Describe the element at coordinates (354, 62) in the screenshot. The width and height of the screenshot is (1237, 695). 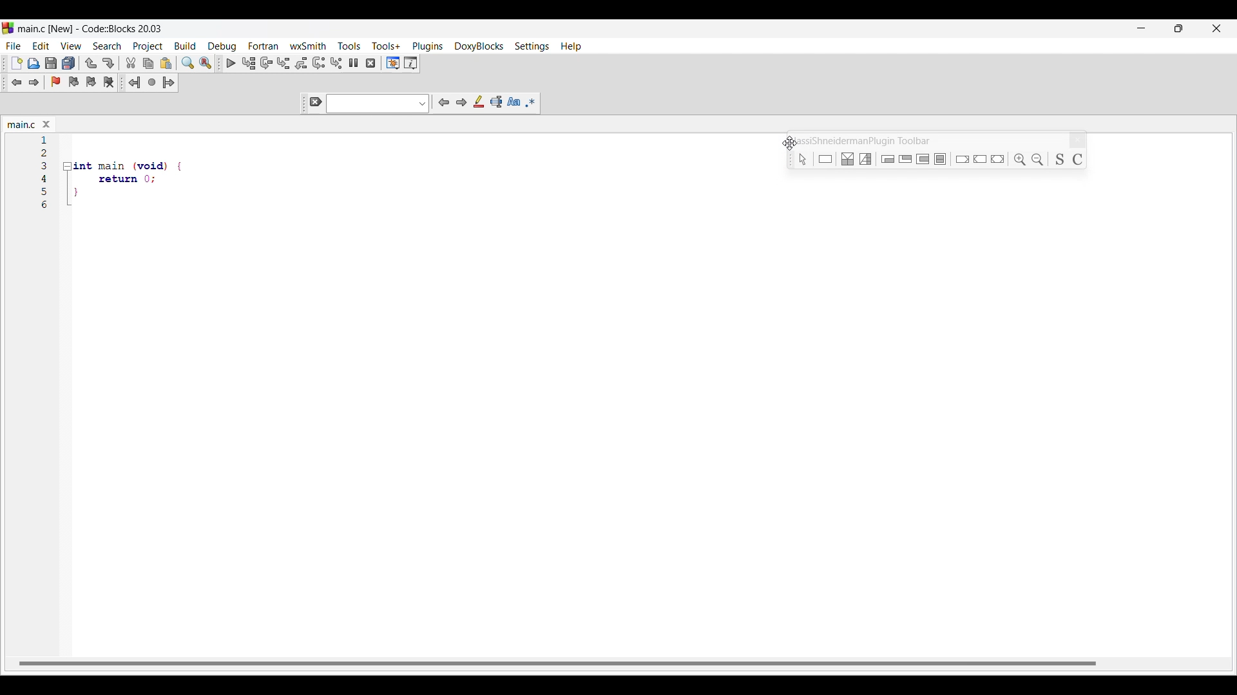
I see `Break debugger` at that location.